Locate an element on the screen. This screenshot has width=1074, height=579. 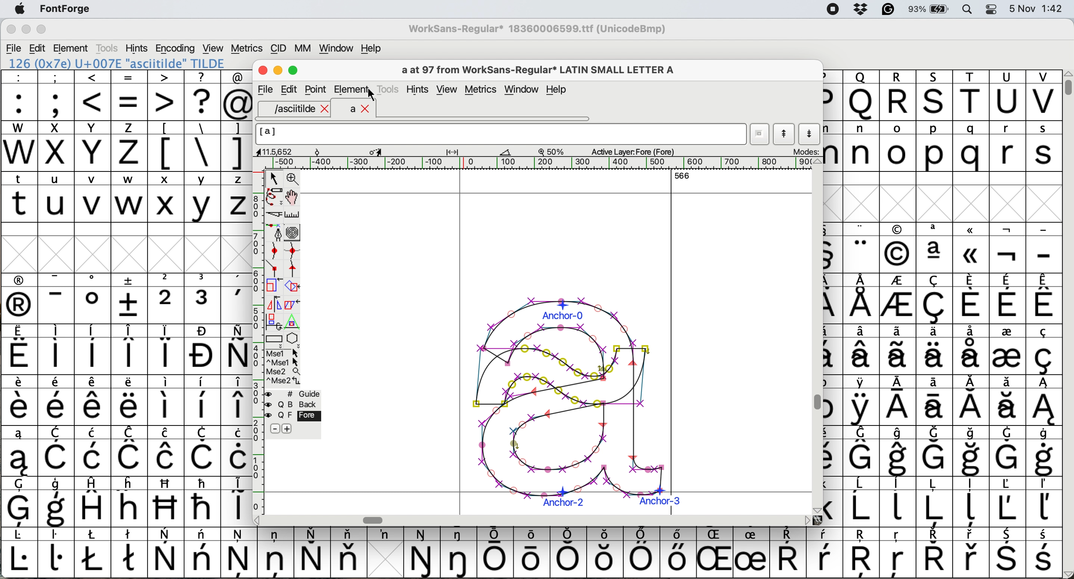
screen recorder is located at coordinates (832, 10).